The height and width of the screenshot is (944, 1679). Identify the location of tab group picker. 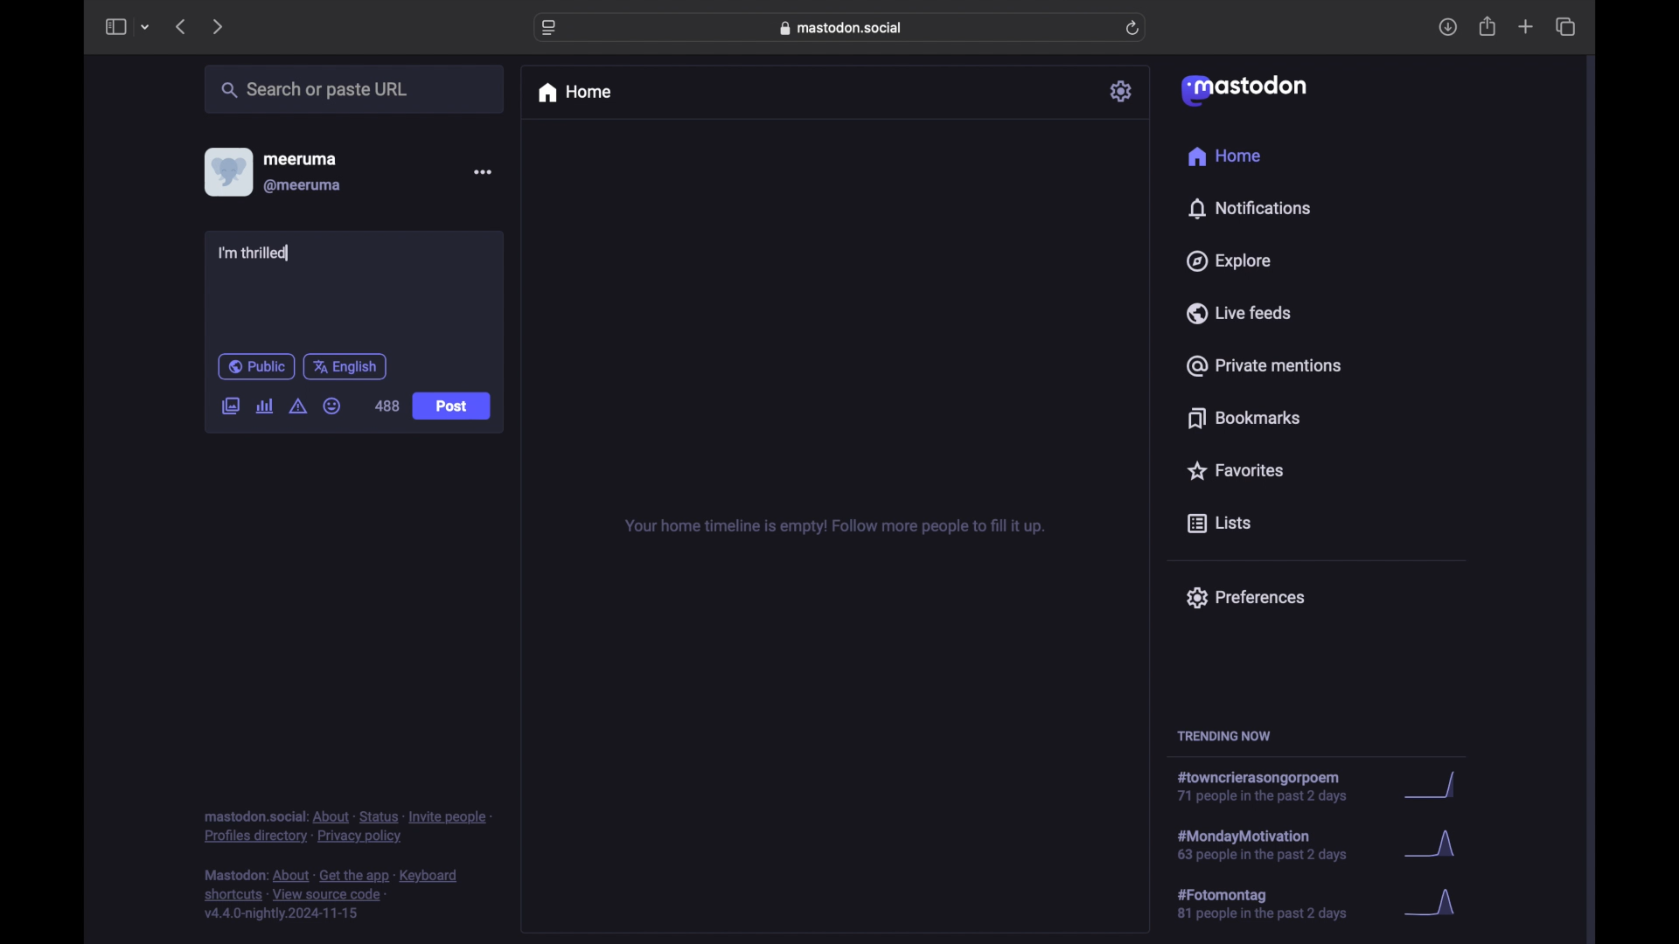
(146, 26).